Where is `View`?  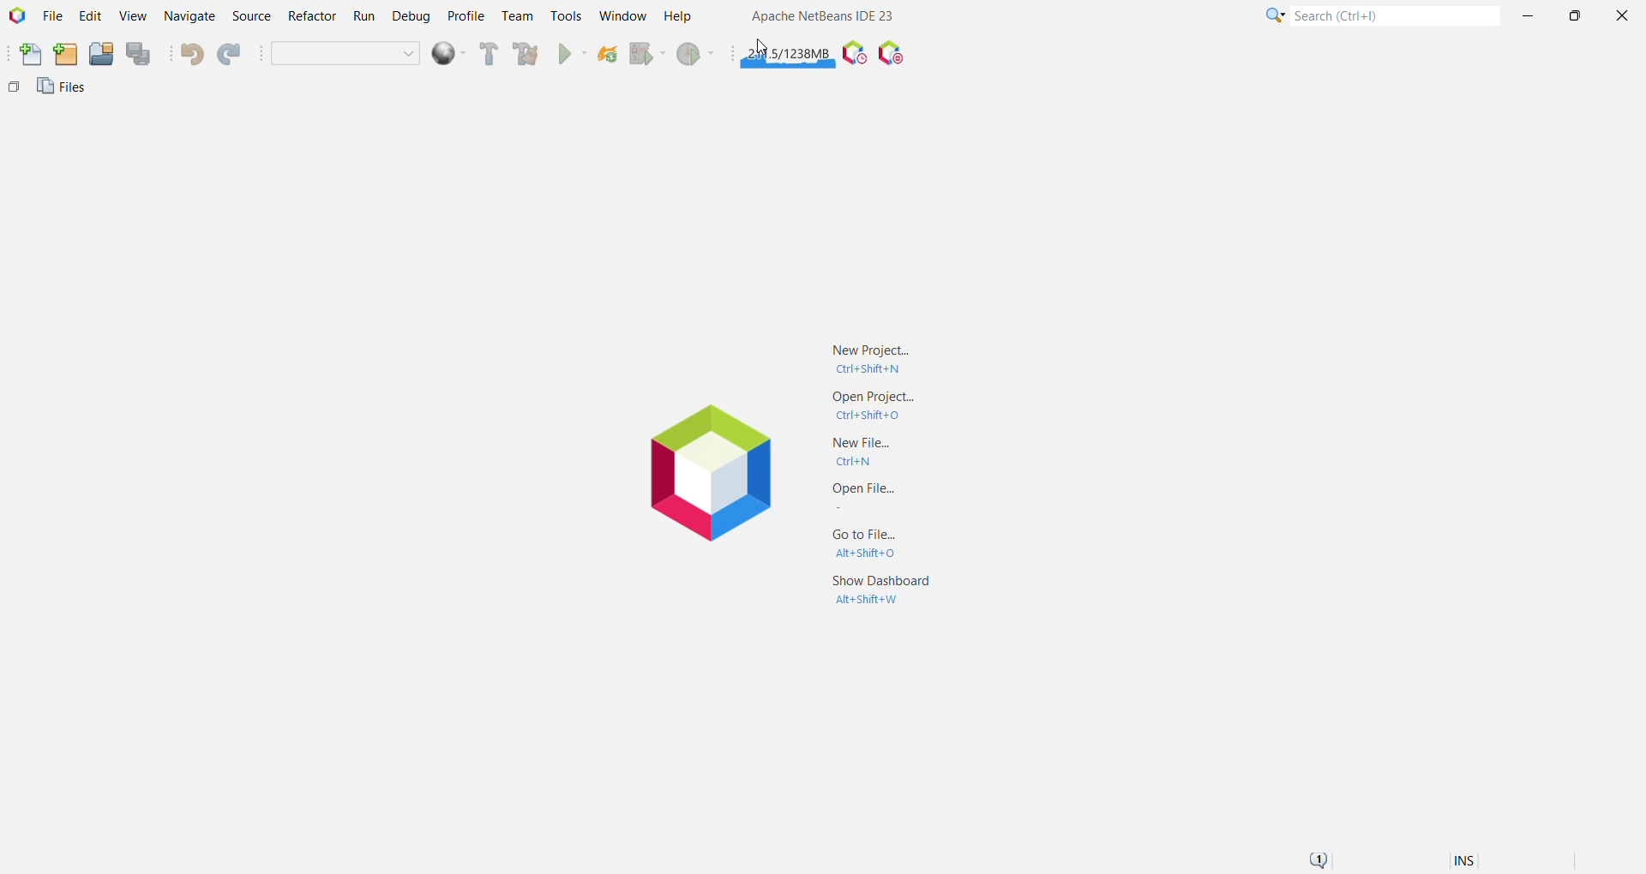
View is located at coordinates (132, 17).